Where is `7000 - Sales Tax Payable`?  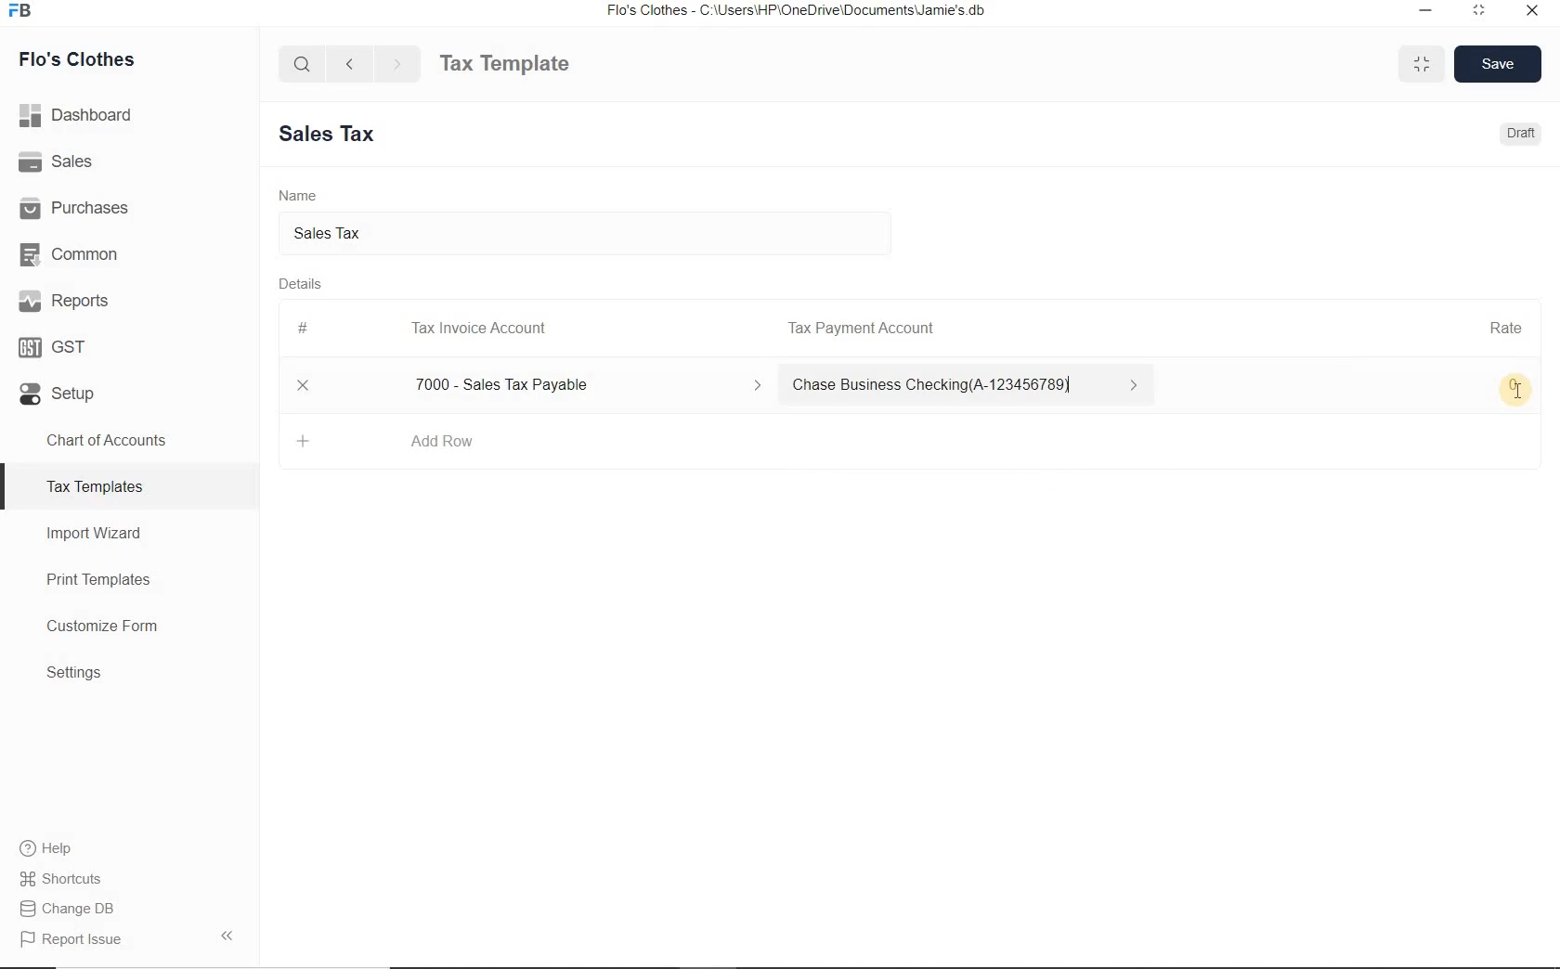
7000 - Sales Tax Payable is located at coordinates (583, 385).